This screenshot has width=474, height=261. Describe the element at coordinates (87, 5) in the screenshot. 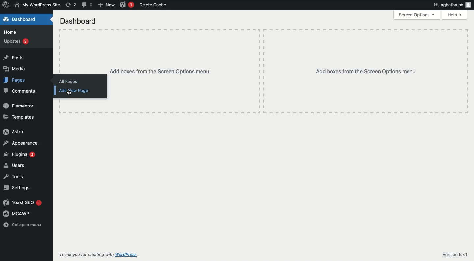

I see `Message` at that location.